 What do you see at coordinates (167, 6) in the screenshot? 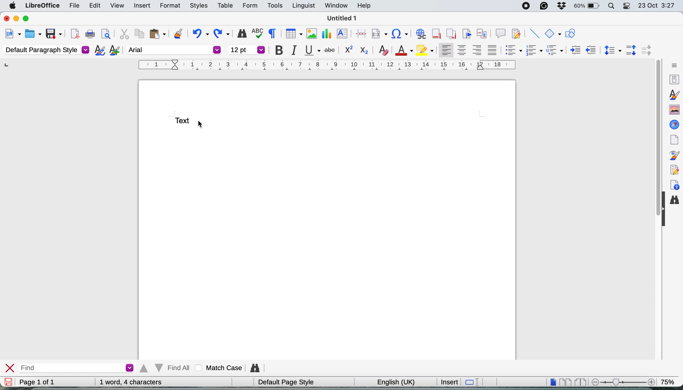
I see `format` at bounding box center [167, 6].